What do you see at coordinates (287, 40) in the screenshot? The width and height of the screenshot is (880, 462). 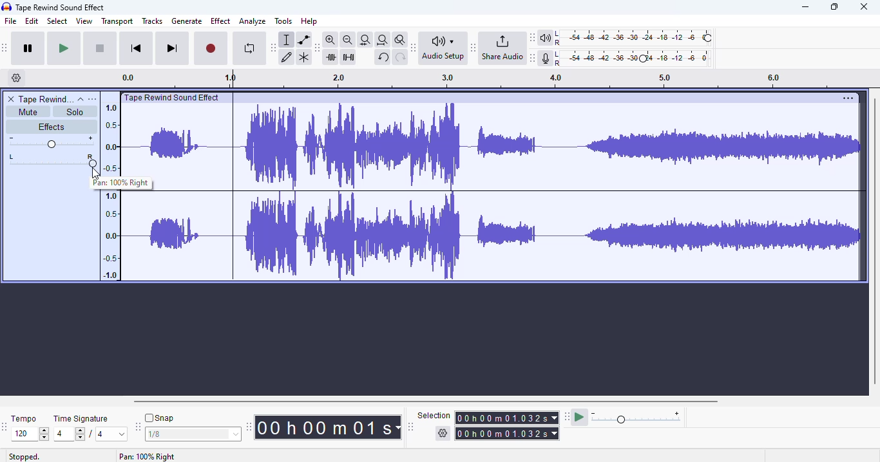 I see `selection tool` at bounding box center [287, 40].